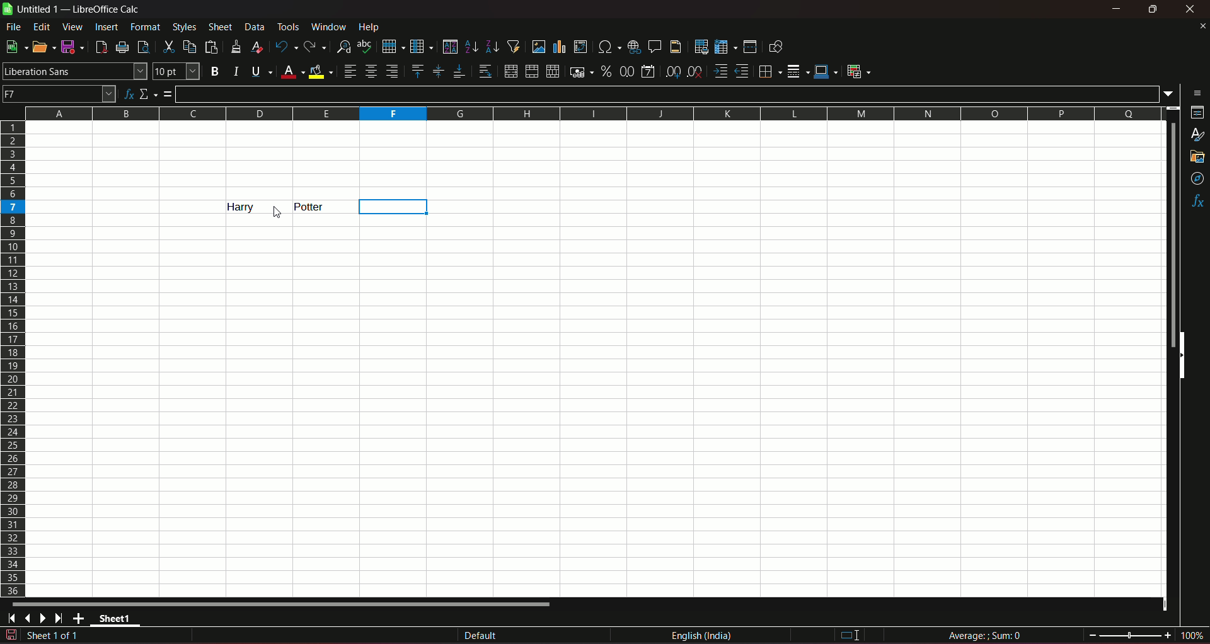 The width and height of the screenshot is (1210, 644). Describe the element at coordinates (581, 46) in the screenshot. I see `insert or edit pivot table` at that location.